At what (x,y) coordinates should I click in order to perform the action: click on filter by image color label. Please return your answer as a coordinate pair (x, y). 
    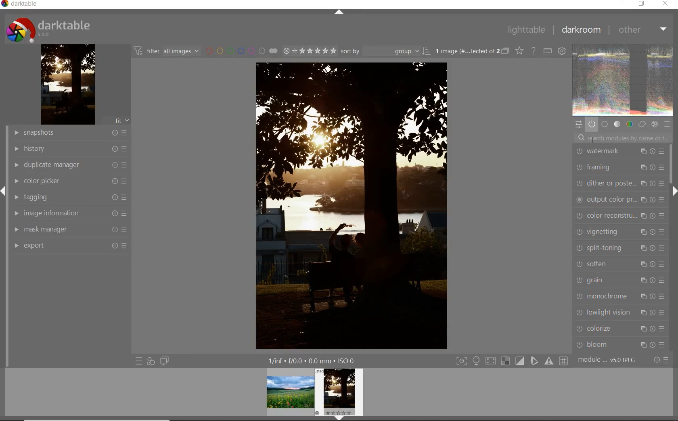
    Looking at the image, I should click on (243, 50).